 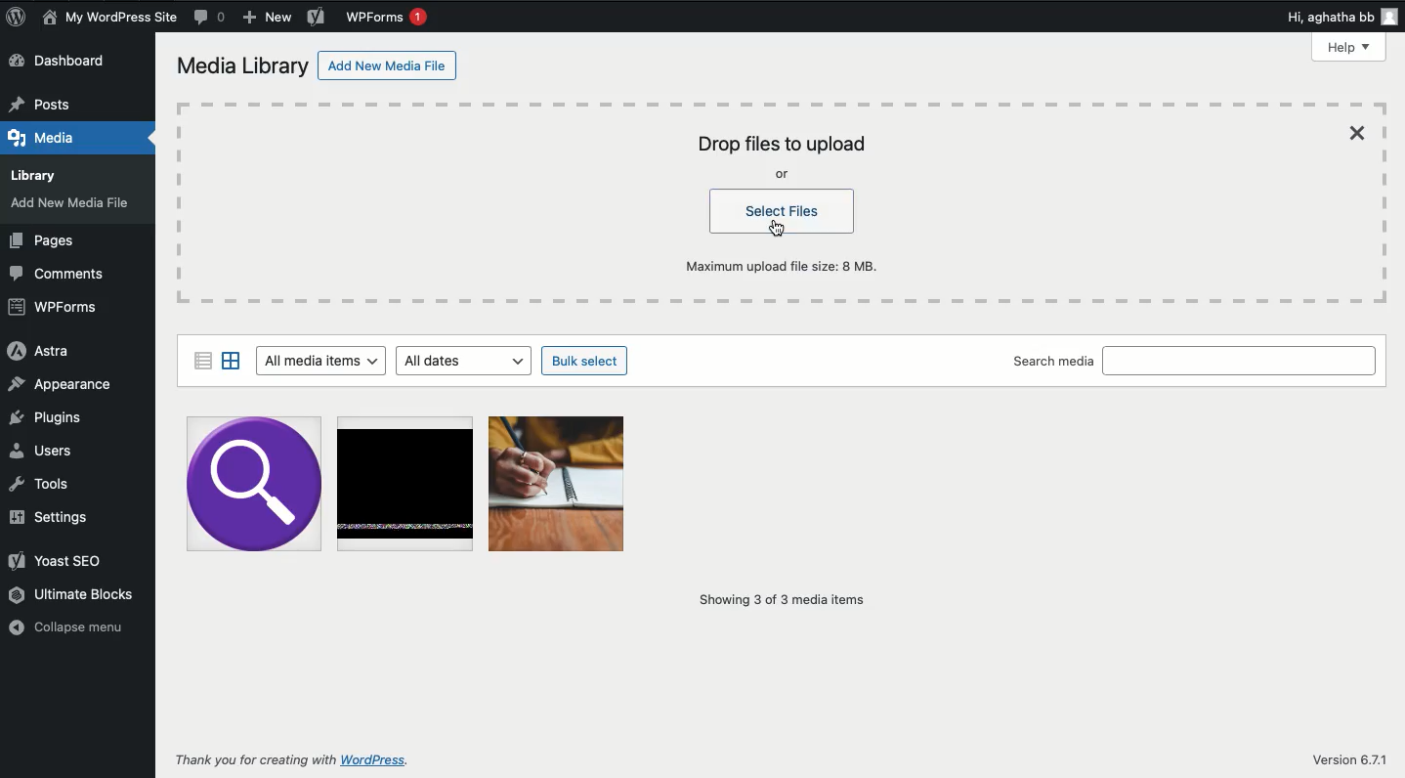 What do you see at coordinates (74, 206) in the screenshot?
I see `Add new media` at bounding box center [74, 206].